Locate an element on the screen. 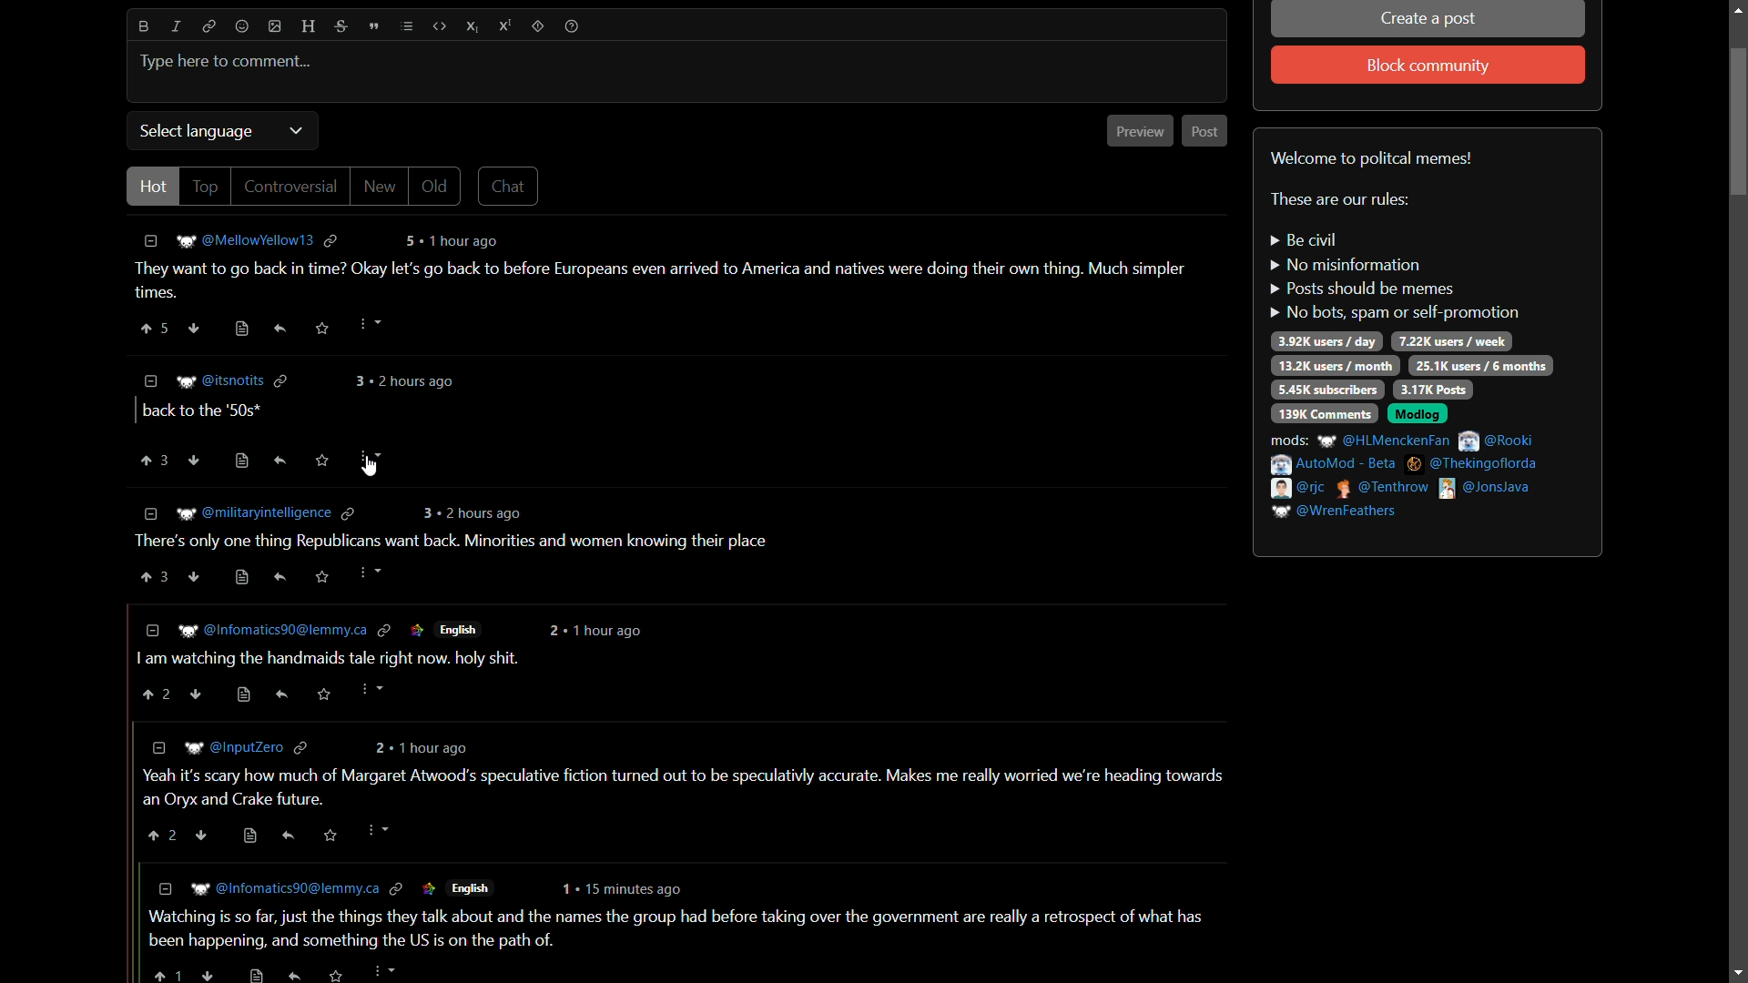  emoji is located at coordinates (242, 27).